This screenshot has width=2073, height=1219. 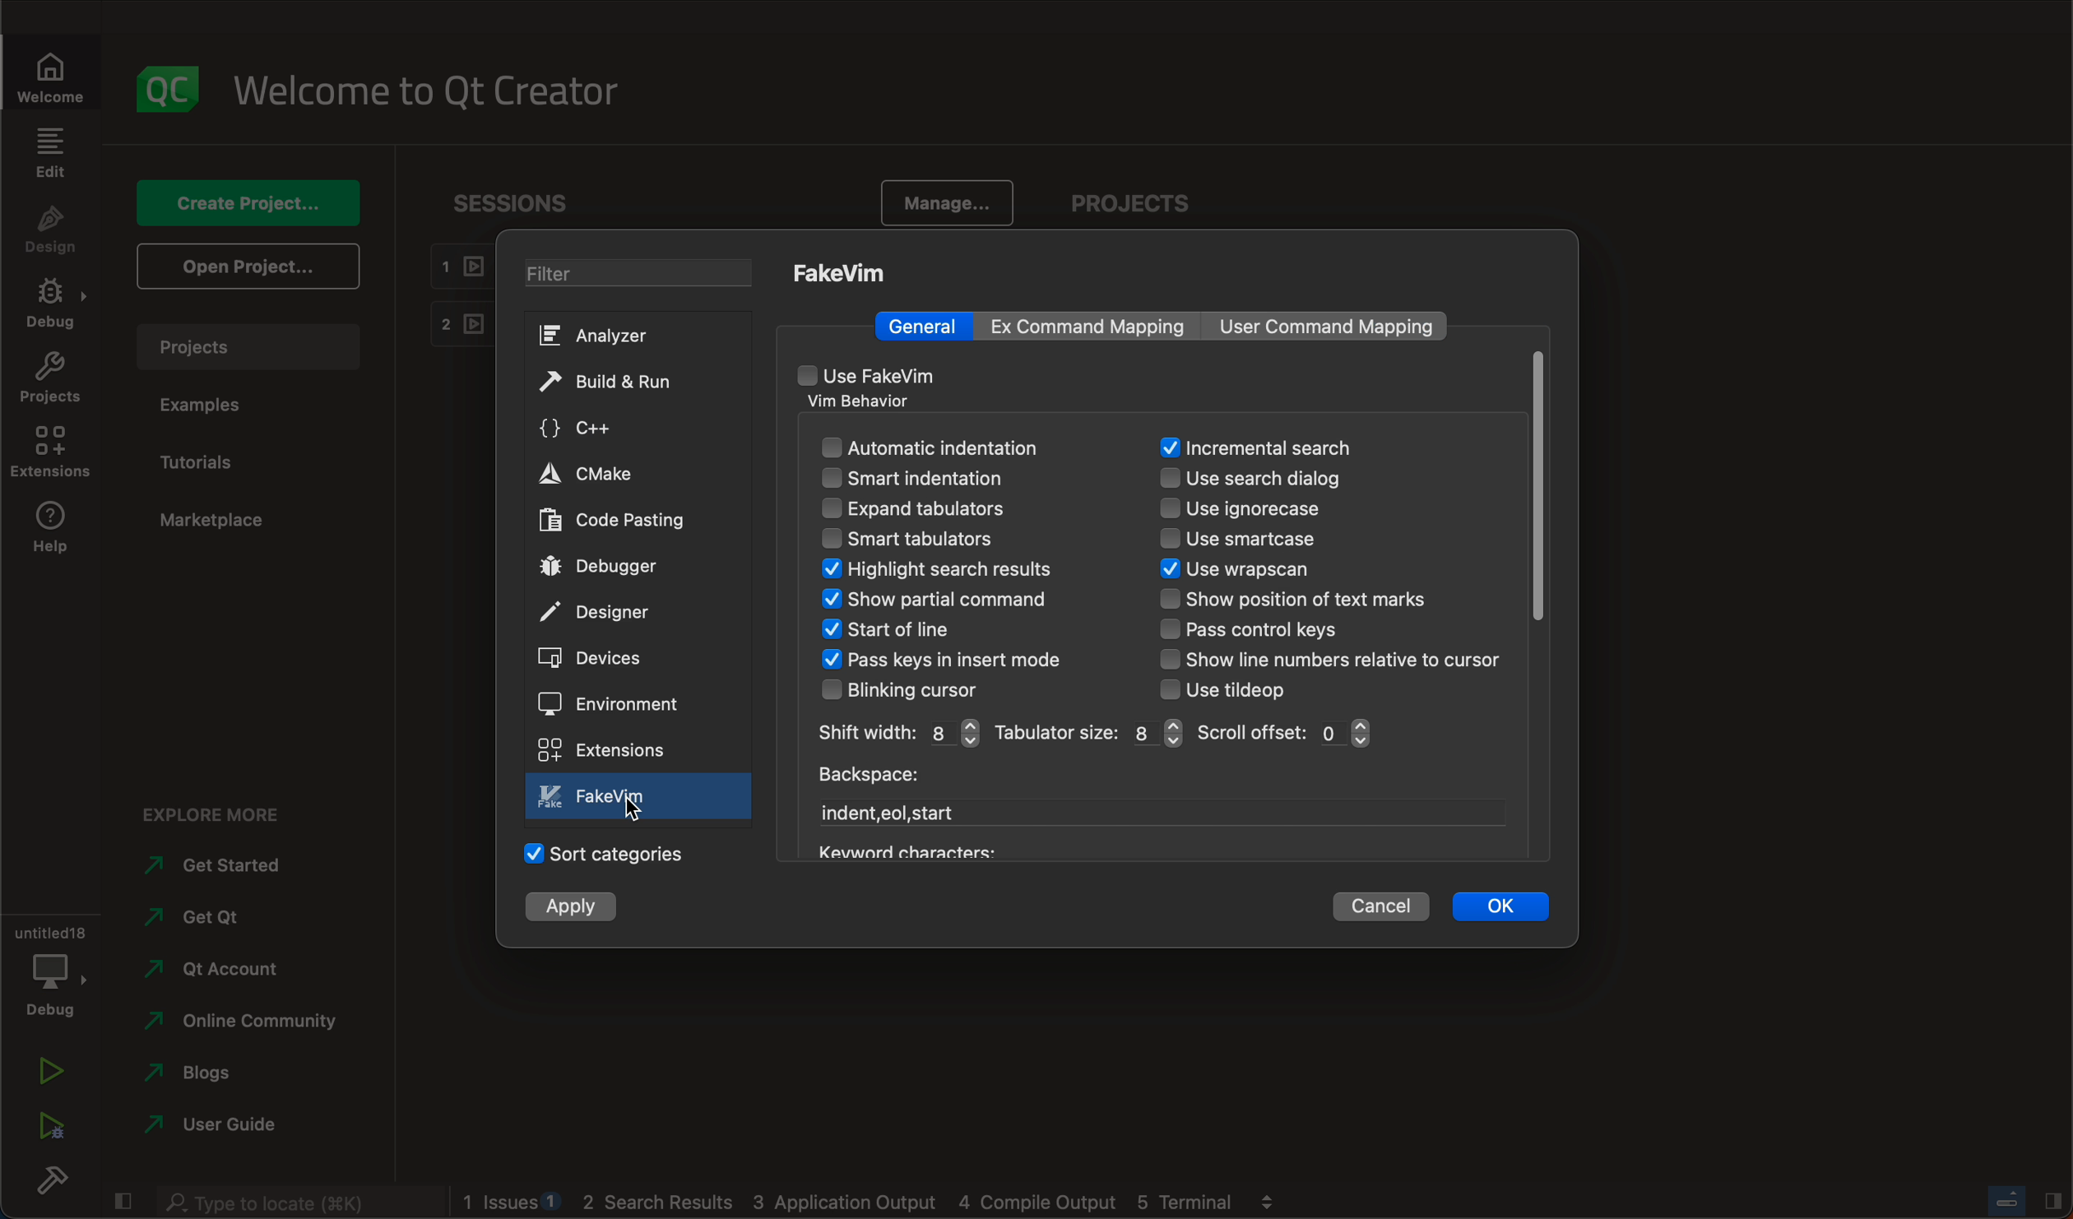 I want to click on filter, so click(x=643, y=276).